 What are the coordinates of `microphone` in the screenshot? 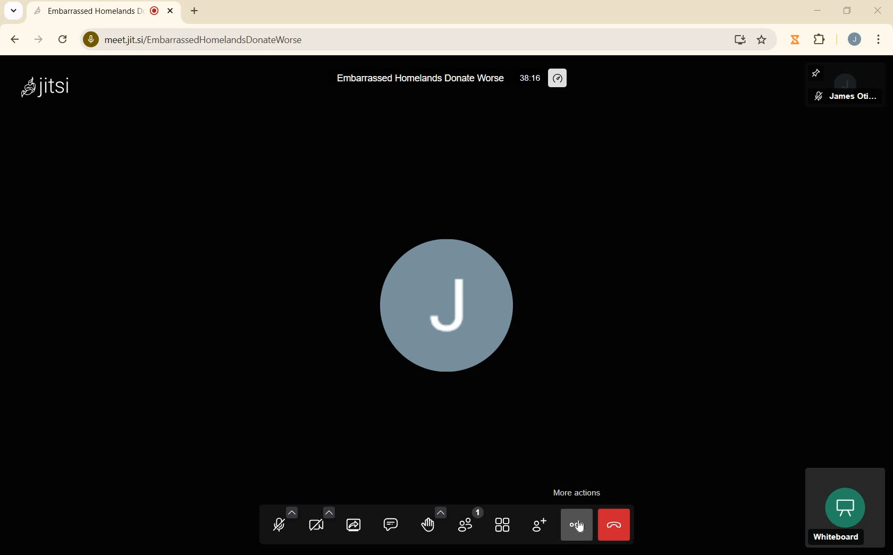 It's located at (283, 521).